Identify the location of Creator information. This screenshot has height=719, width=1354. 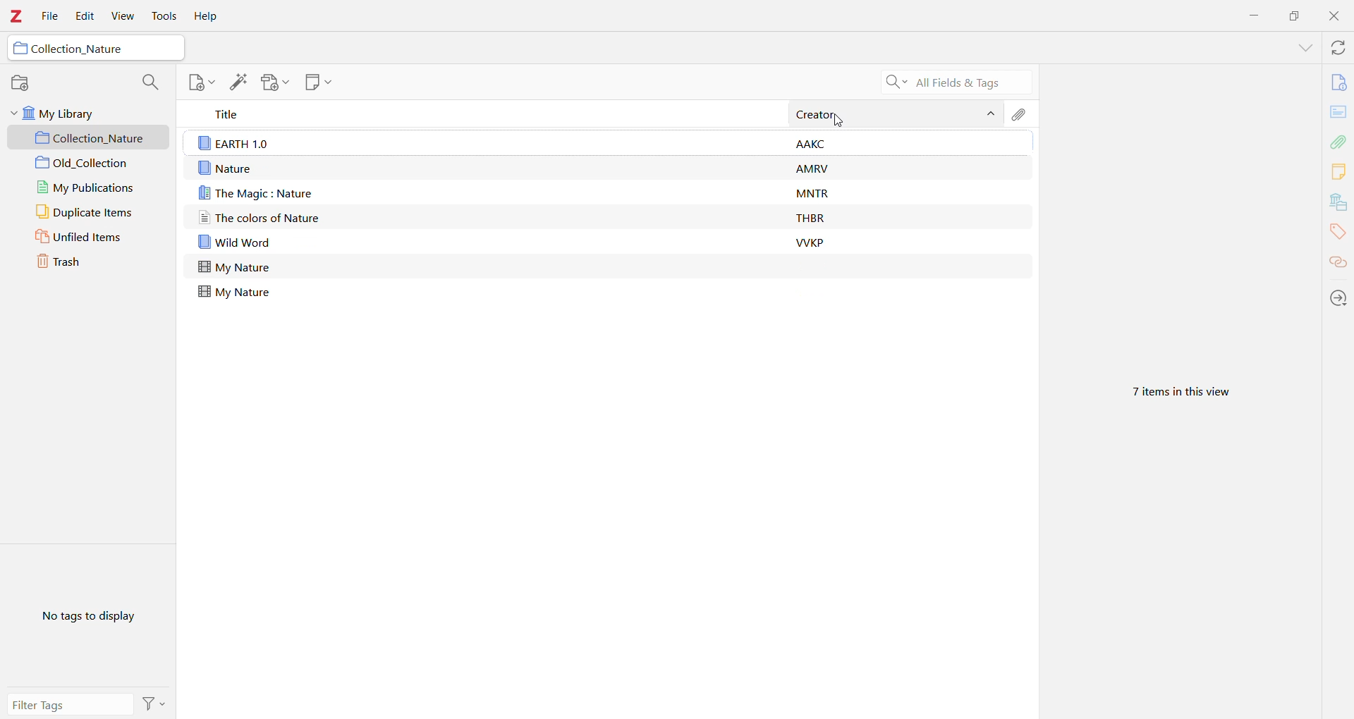
(817, 191).